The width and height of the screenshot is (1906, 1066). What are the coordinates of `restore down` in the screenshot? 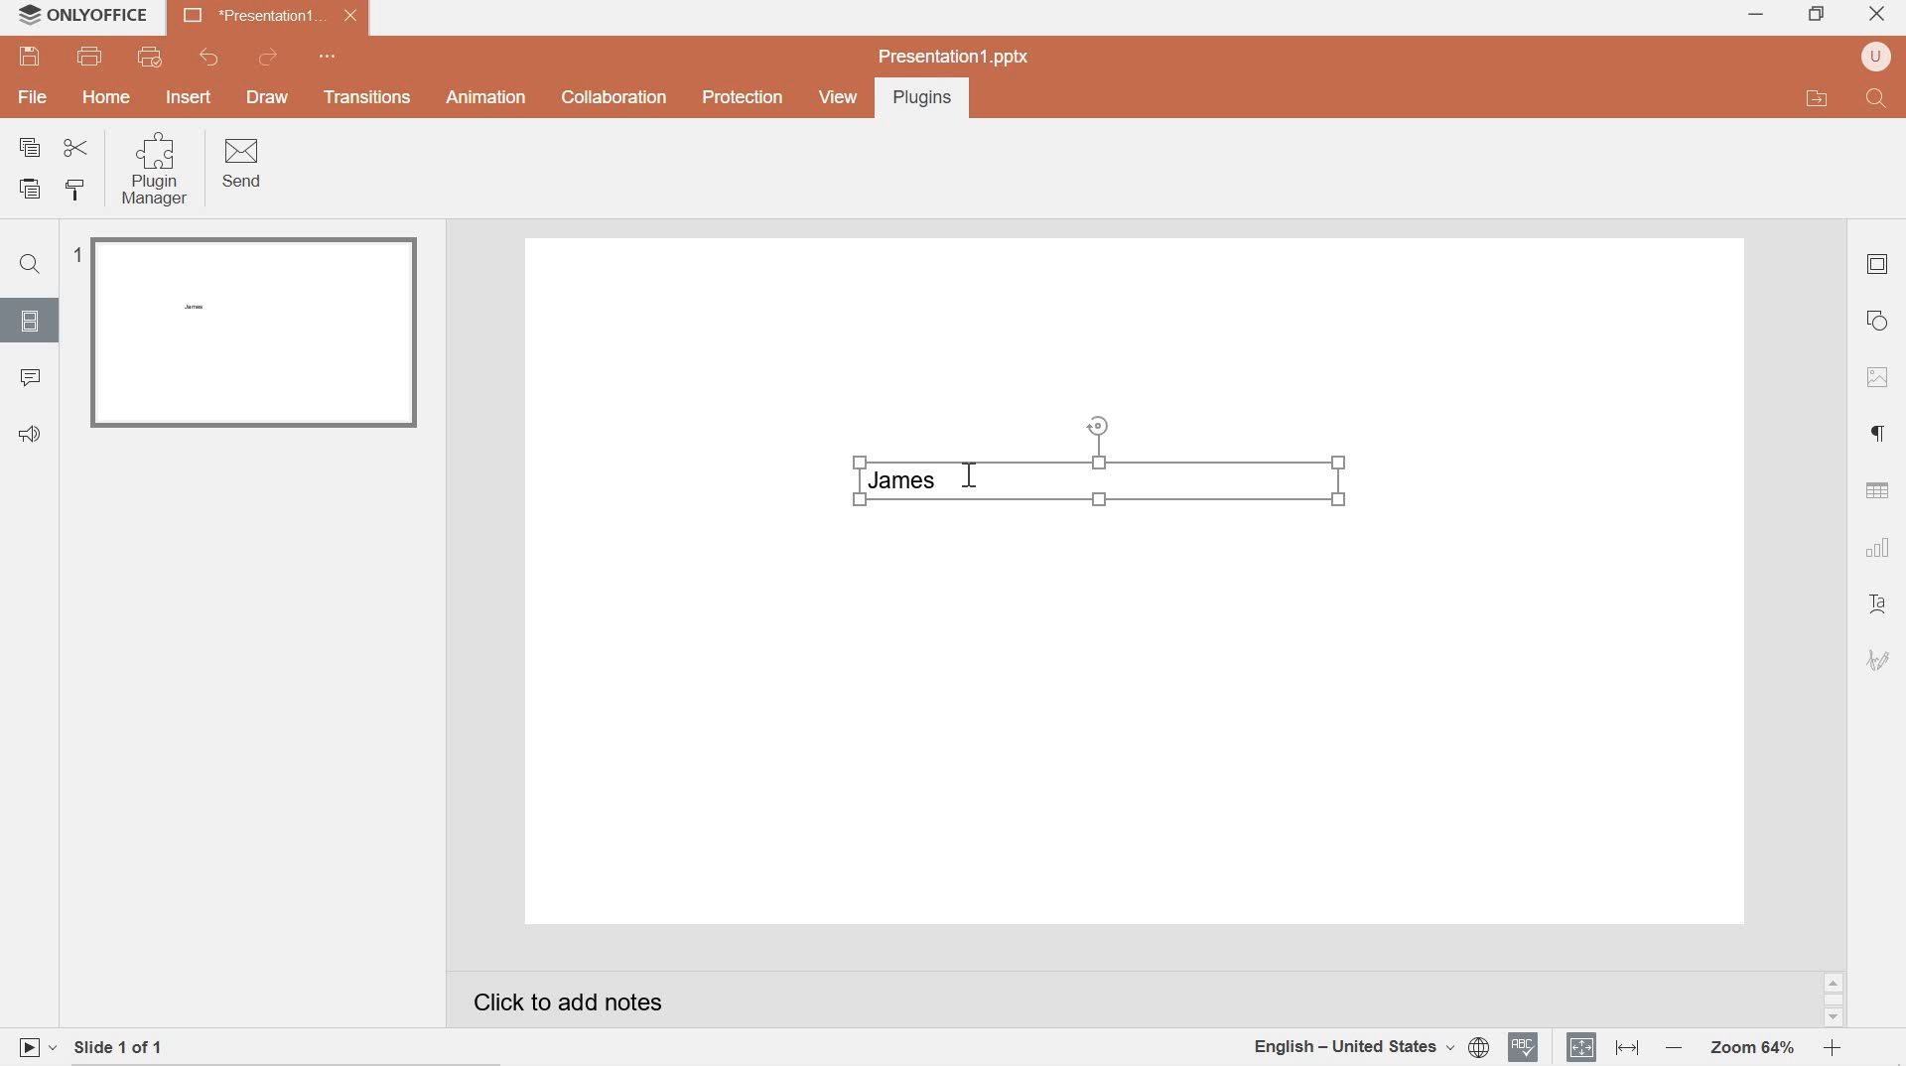 It's located at (1816, 12).